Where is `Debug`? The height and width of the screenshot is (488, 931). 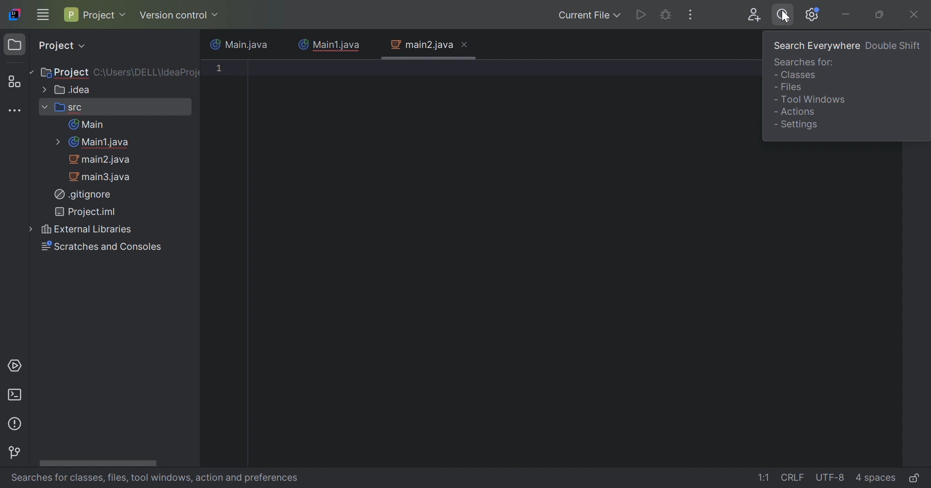 Debug is located at coordinates (666, 15).